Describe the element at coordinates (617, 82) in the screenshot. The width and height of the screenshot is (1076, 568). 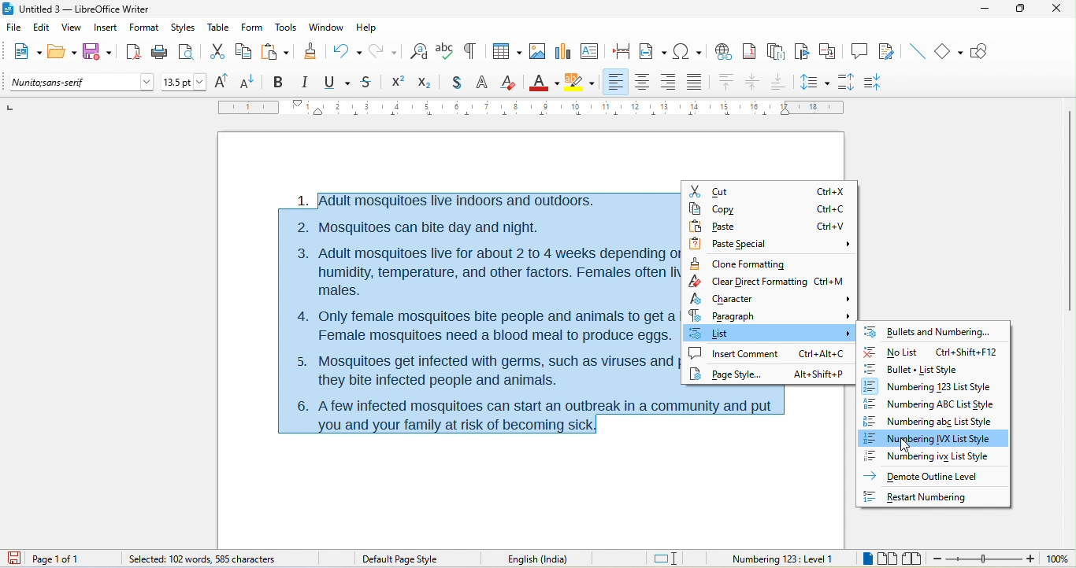
I see `align left` at that location.